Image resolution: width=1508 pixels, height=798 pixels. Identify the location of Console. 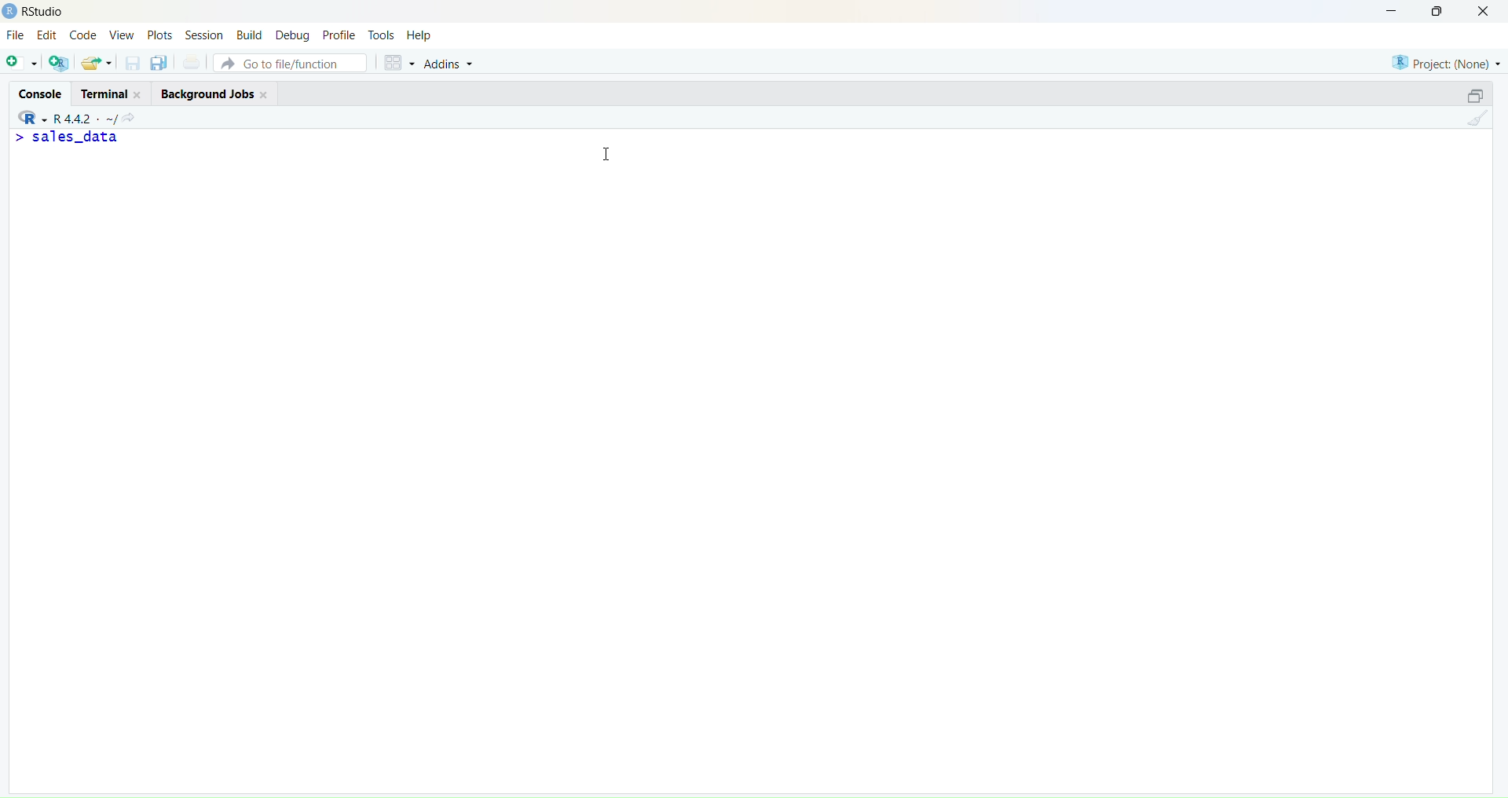
(37, 90).